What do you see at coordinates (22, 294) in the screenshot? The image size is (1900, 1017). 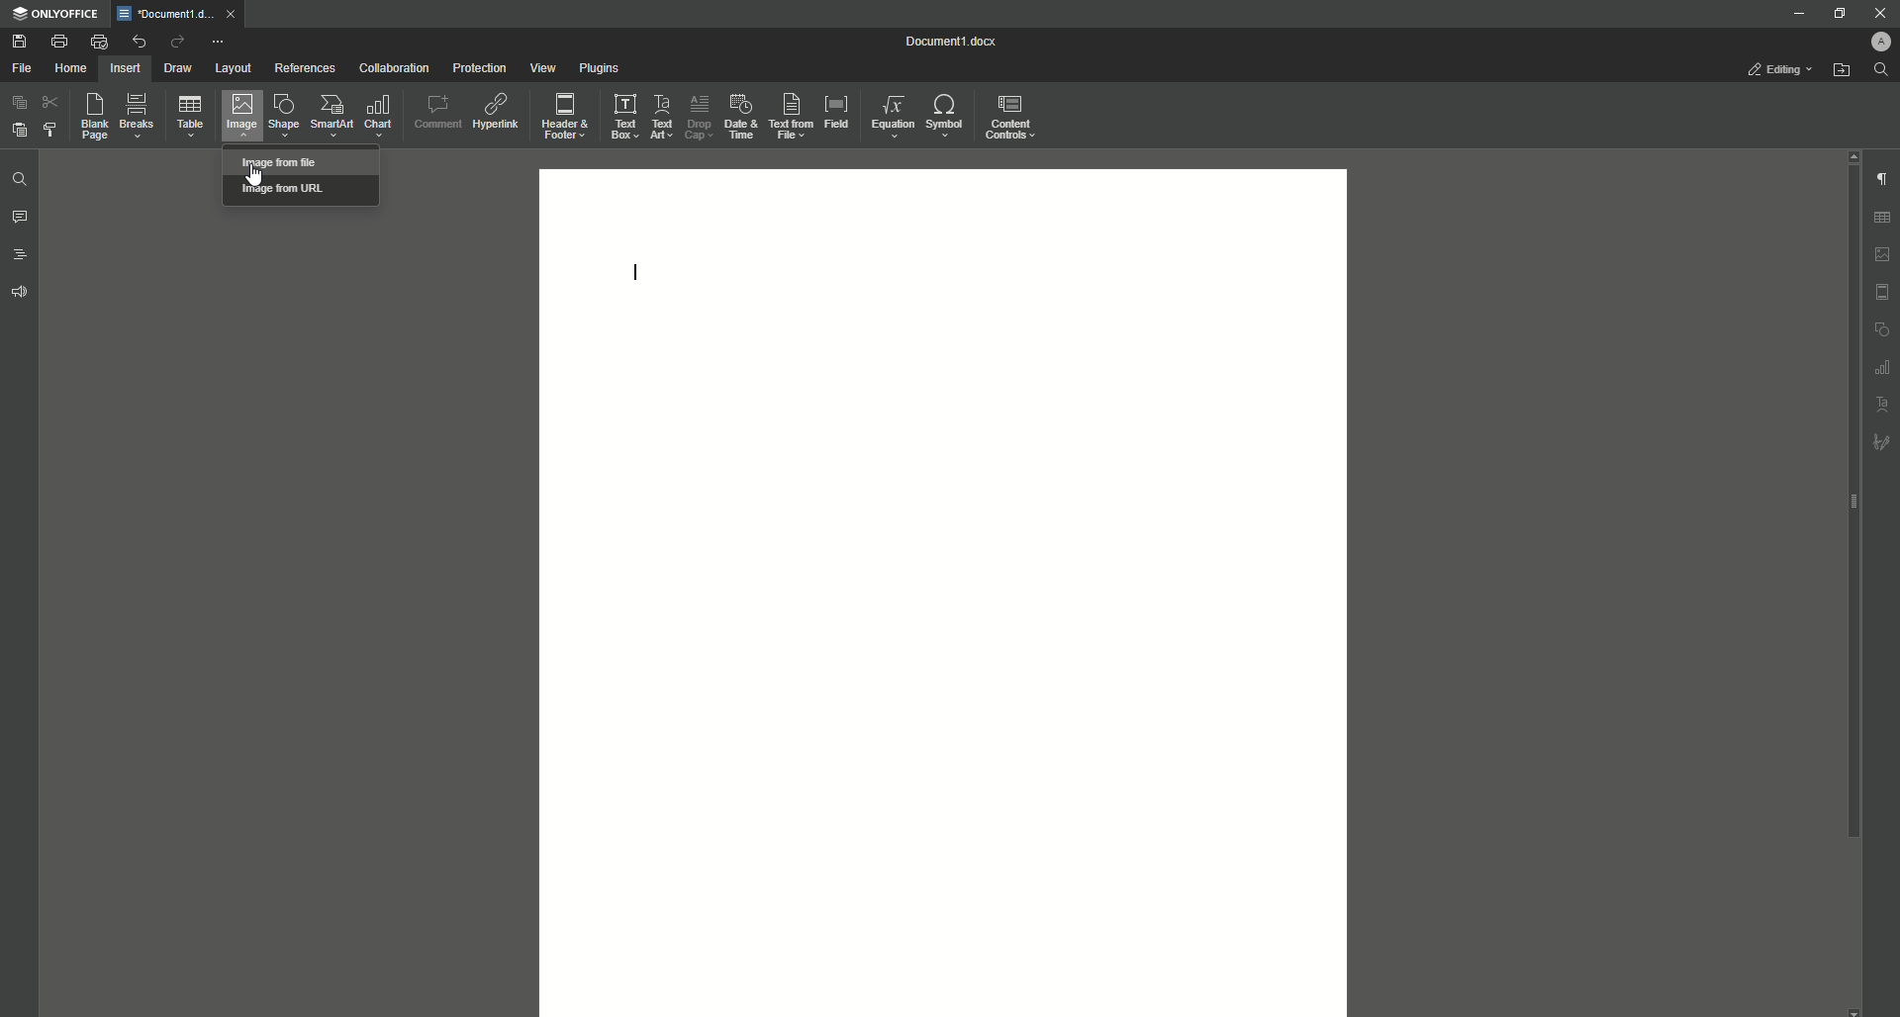 I see `Feedback` at bounding box center [22, 294].